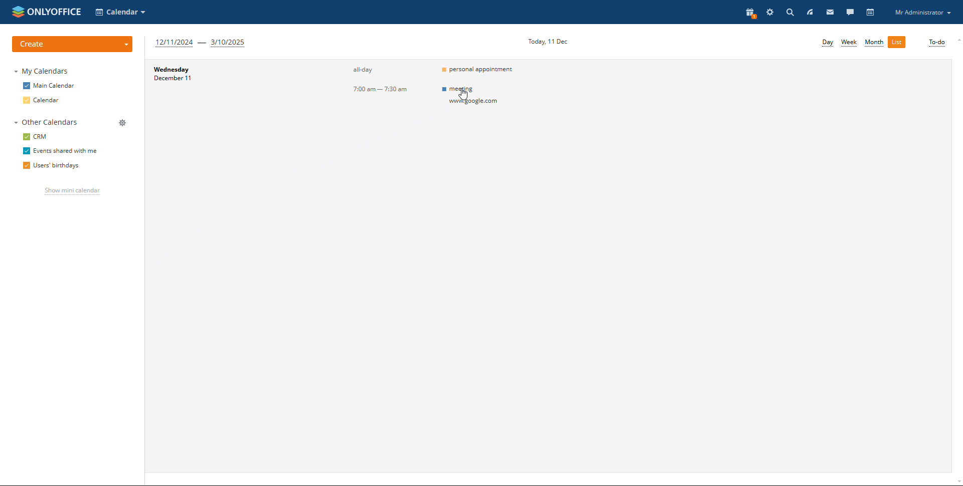  I want to click on talk, so click(850, 13).